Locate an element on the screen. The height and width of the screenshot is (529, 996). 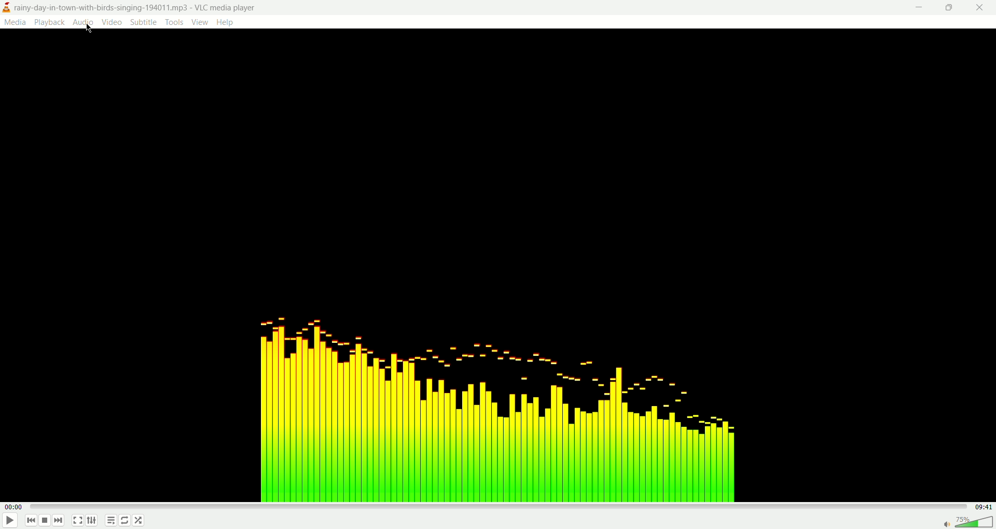
volume bar is located at coordinates (969, 521).